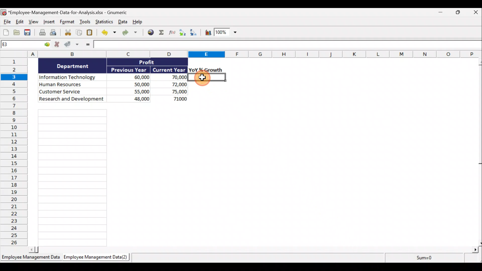 Image resolution: width=482 pixels, height=271 pixels. What do you see at coordinates (129, 33) in the screenshot?
I see `Redo undone action` at bounding box center [129, 33].